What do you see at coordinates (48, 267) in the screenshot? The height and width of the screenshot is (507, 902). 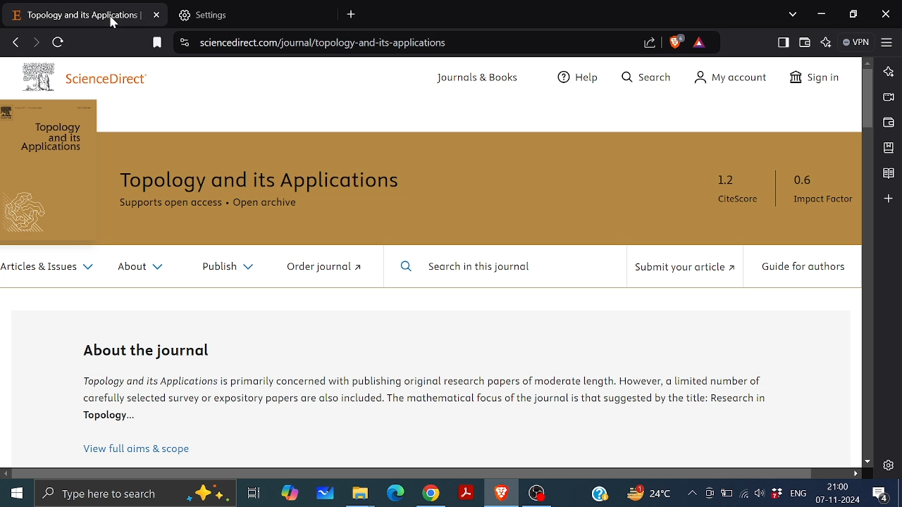 I see `Articles & Issues ` at bounding box center [48, 267].